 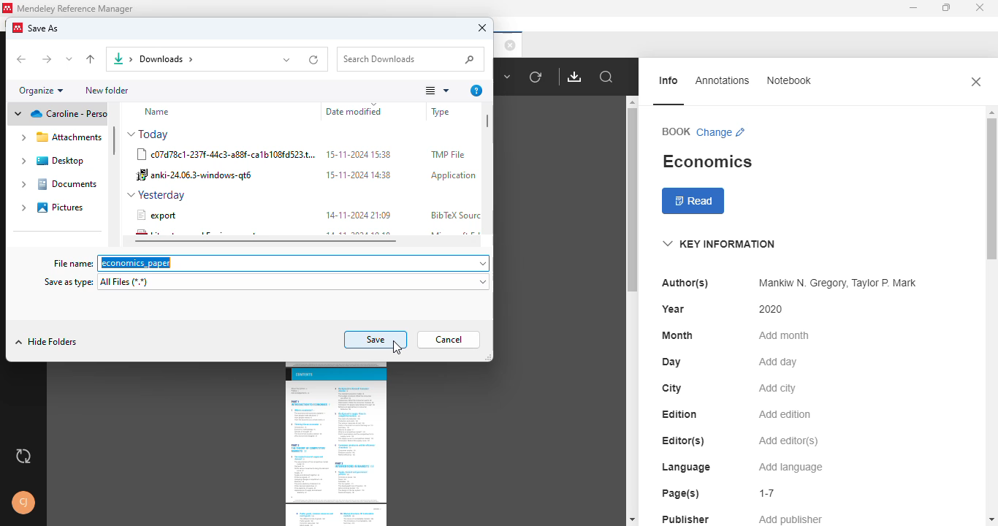 I want to click on vertical scroll bar, so click(x=115, y=140).